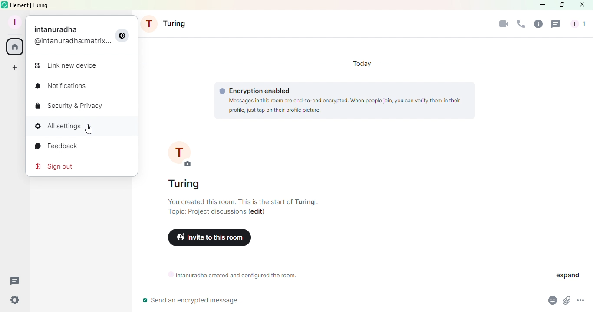 The width and height of the screenshot is (593, 312). What do you see at coordinates (41, 5) in the screenshot?
I see `turing` at bounding box center [41, 5].